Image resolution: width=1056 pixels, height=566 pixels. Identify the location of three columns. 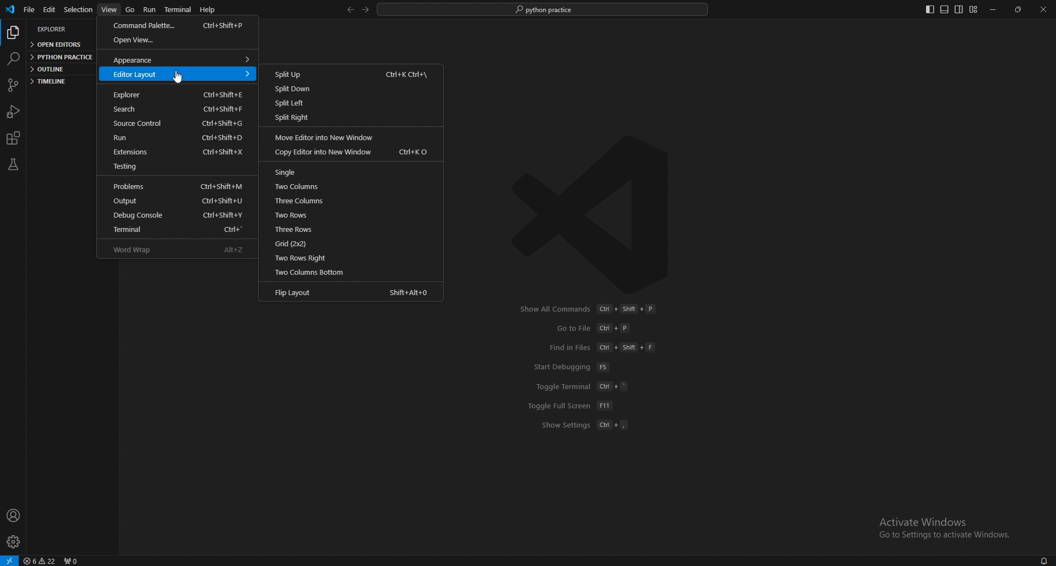
(343, 201).